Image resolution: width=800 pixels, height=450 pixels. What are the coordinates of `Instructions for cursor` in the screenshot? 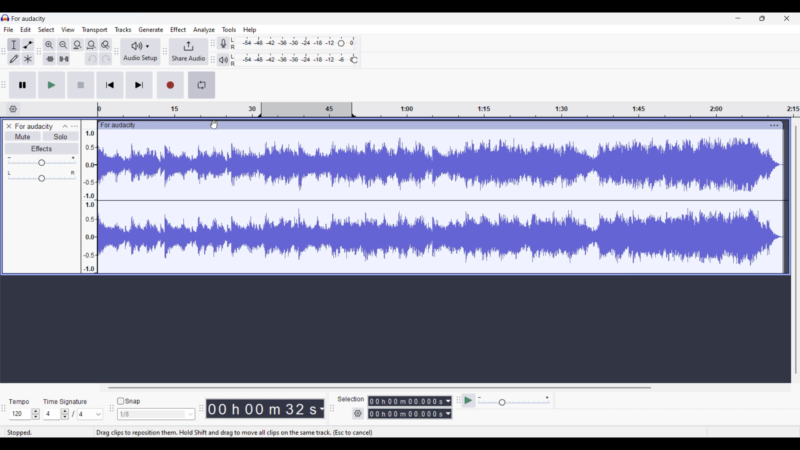 It's located at (234, 432).